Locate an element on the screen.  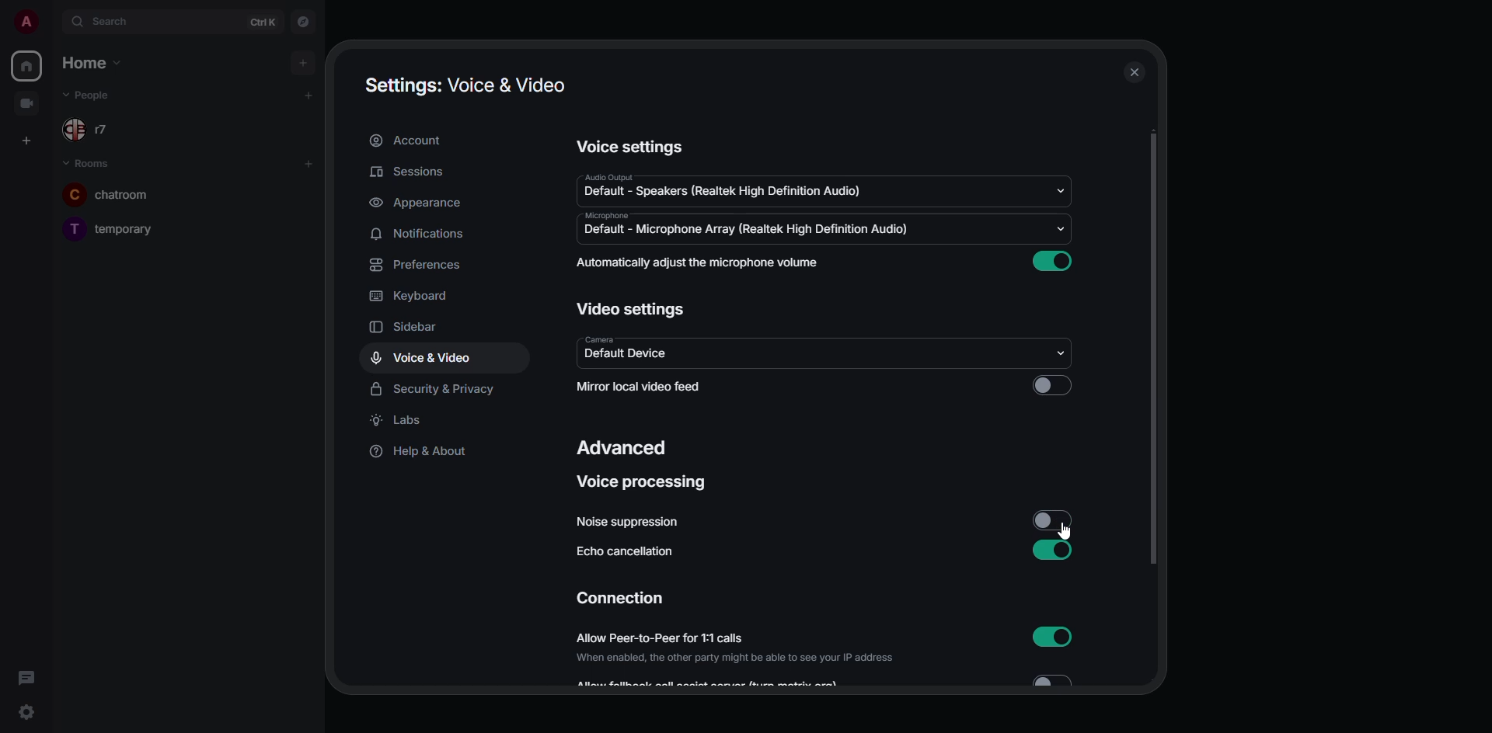
voice settings is located at coordinates (629, 148).